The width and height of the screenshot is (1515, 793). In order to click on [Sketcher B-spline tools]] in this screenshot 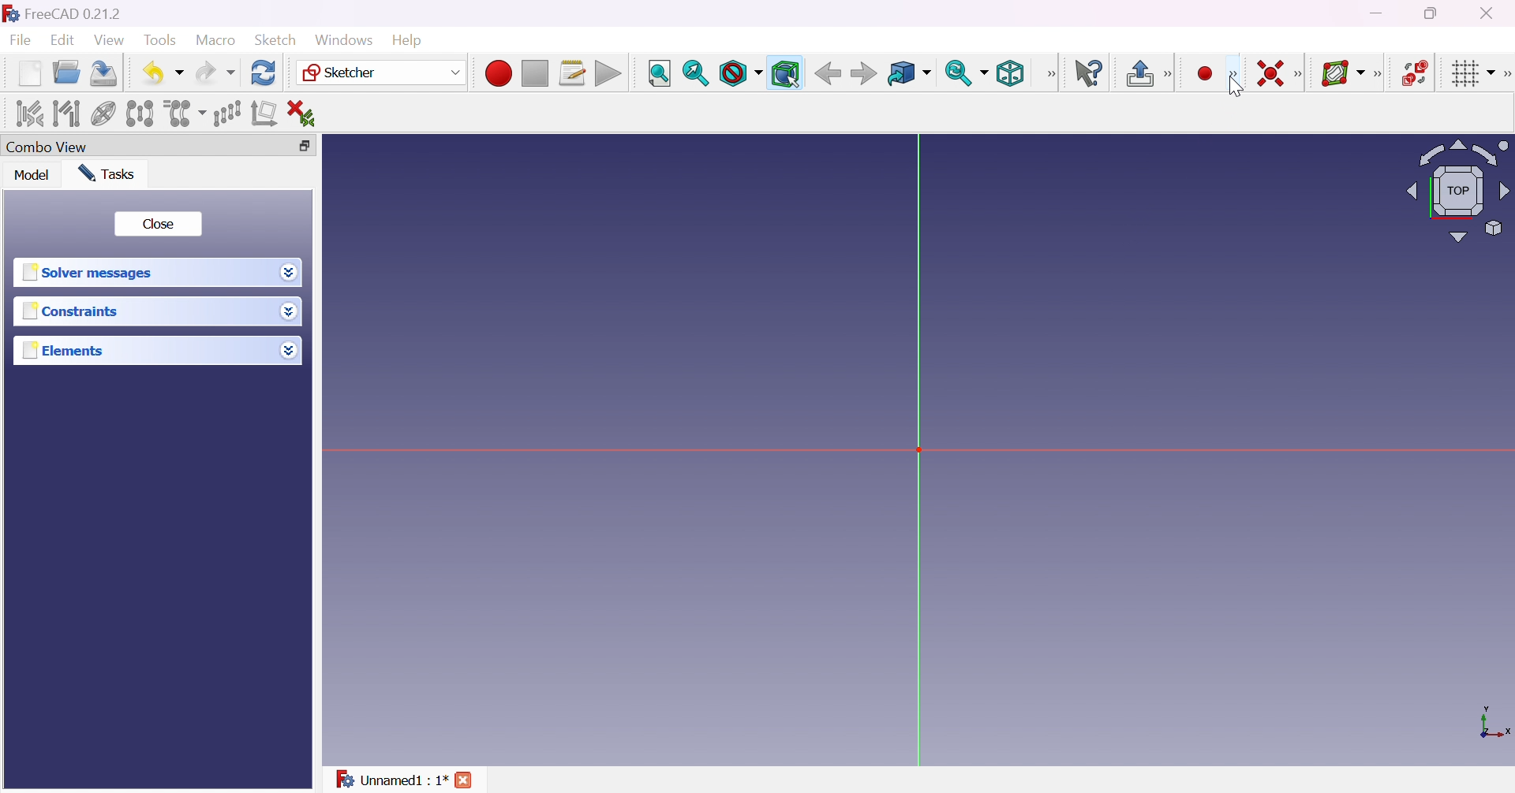, I will do `click(1382, 74)`.